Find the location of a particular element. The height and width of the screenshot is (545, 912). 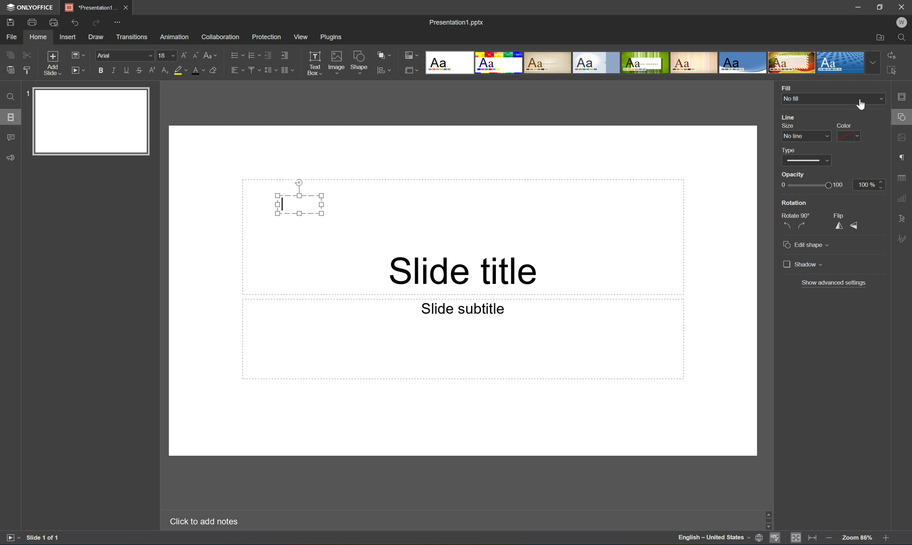

Cut is located at coordinates (26, 54).